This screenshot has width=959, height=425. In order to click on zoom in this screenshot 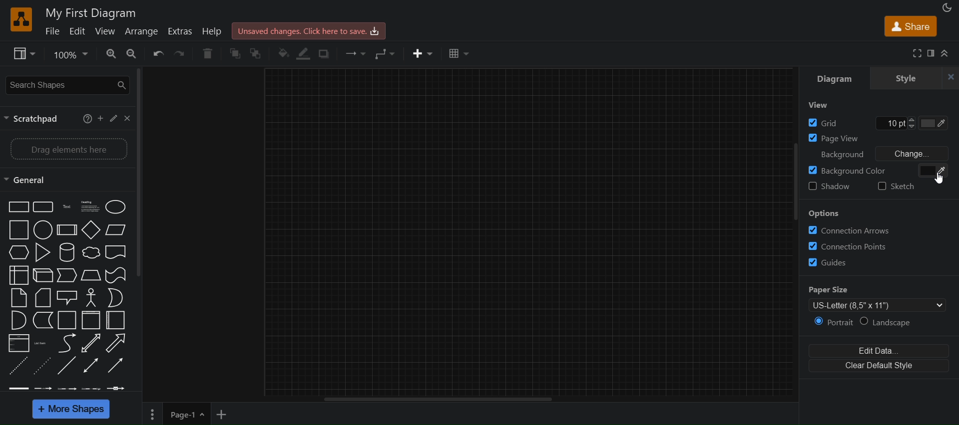, I will do `click(69, 53)`.